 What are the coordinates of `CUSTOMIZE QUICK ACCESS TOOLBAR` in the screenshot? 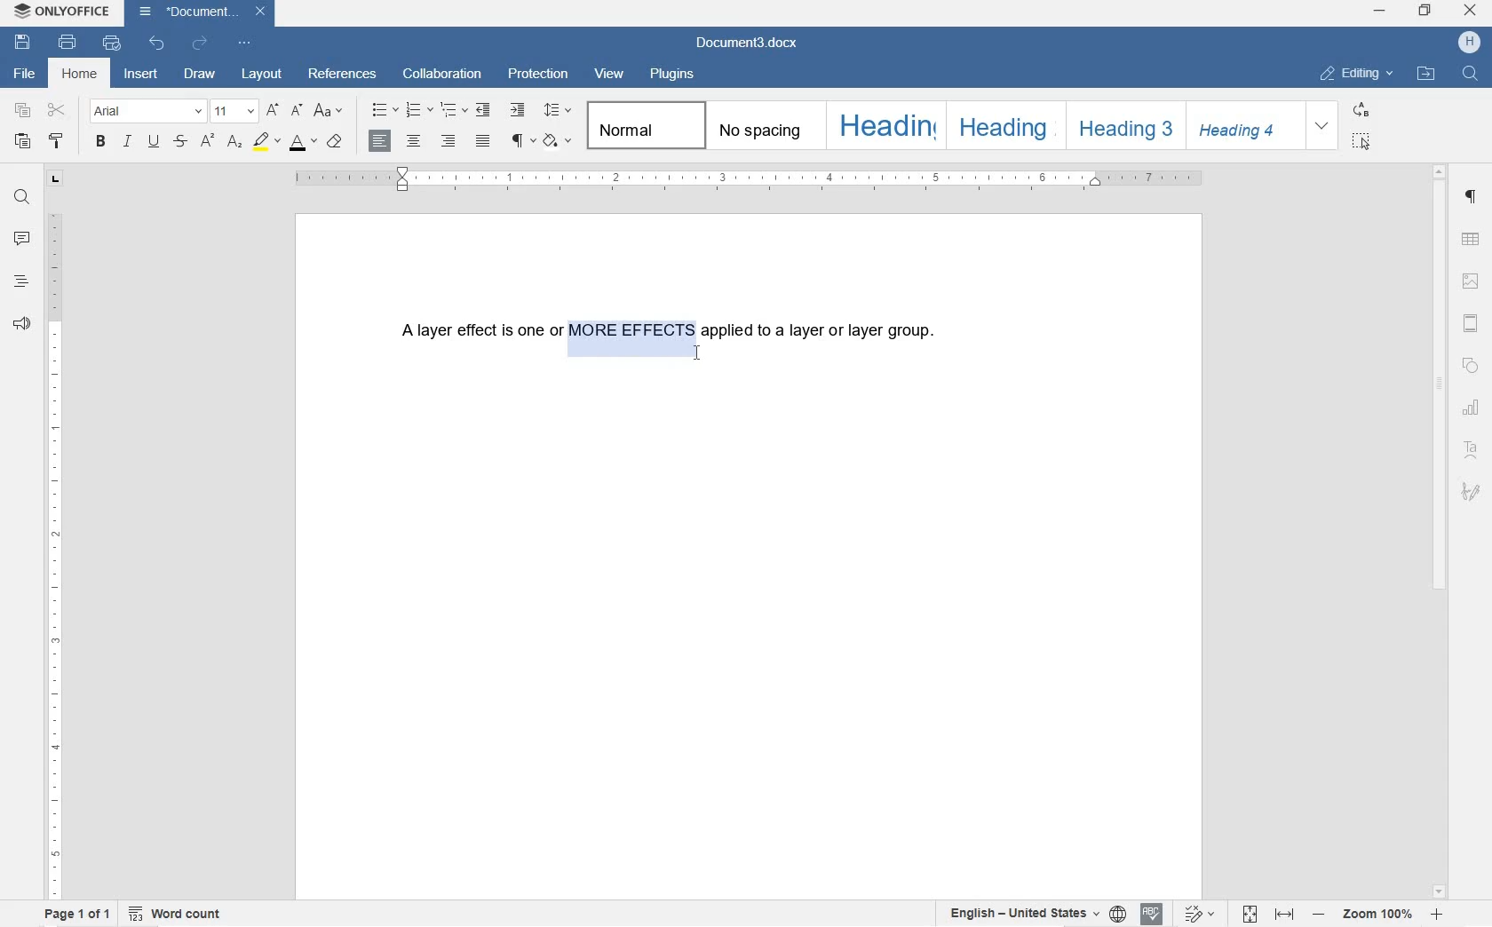 It's located at (245, 45).